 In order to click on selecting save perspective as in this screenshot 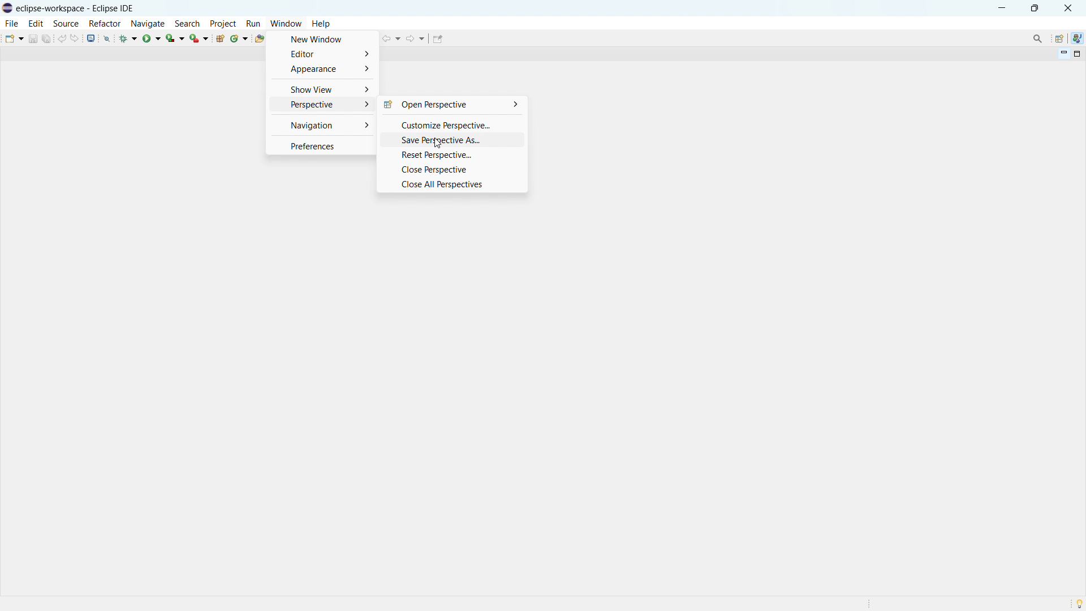, I will do `click(451, 140)`.